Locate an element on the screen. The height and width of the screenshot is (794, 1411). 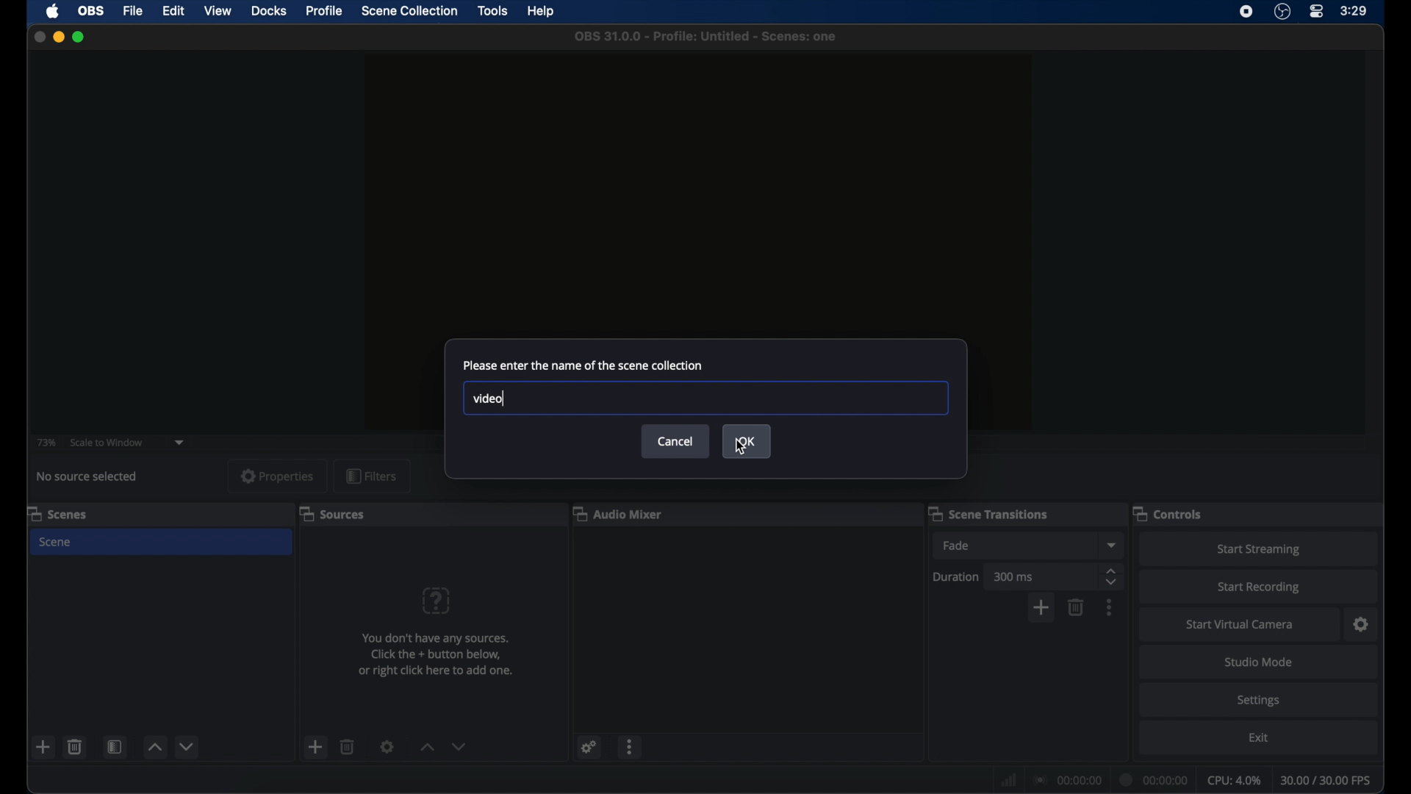
delete is located at coordinates (75, 746).